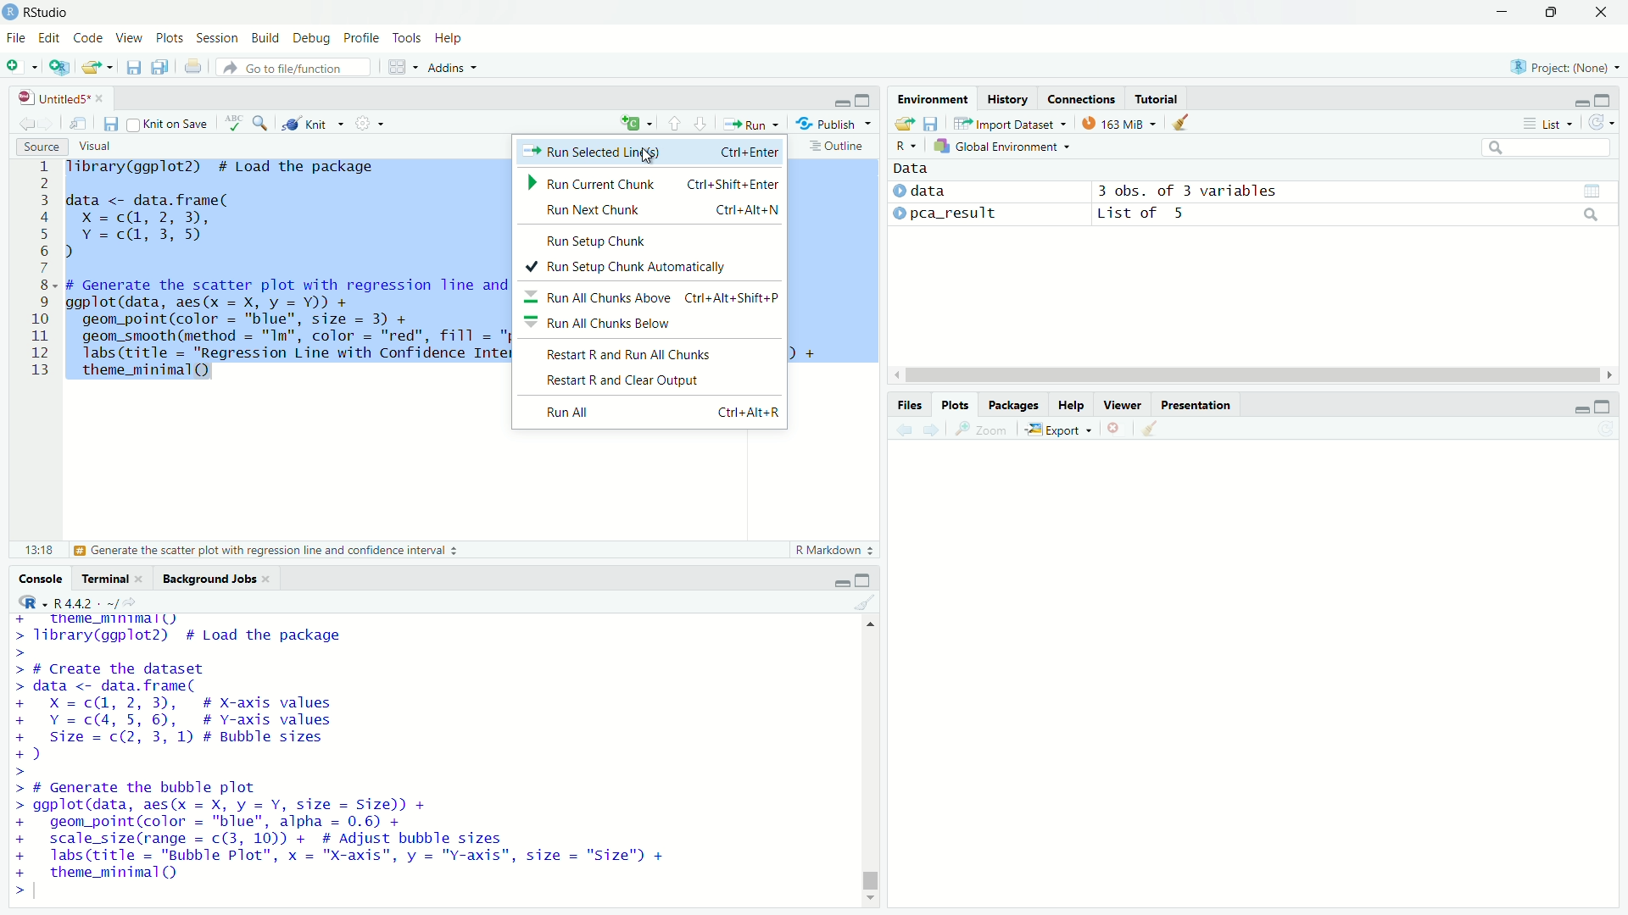  Describe the element at coordinates (1603, 99) in the screenshot. I see `expand` at that location.